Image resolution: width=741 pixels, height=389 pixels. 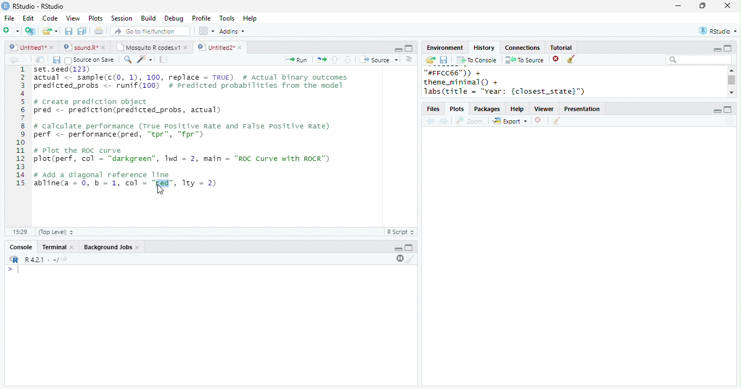 What do you see at coordinates (678, 5) in the screenshot?
I see `minimize` at bounding box center [678, 5].